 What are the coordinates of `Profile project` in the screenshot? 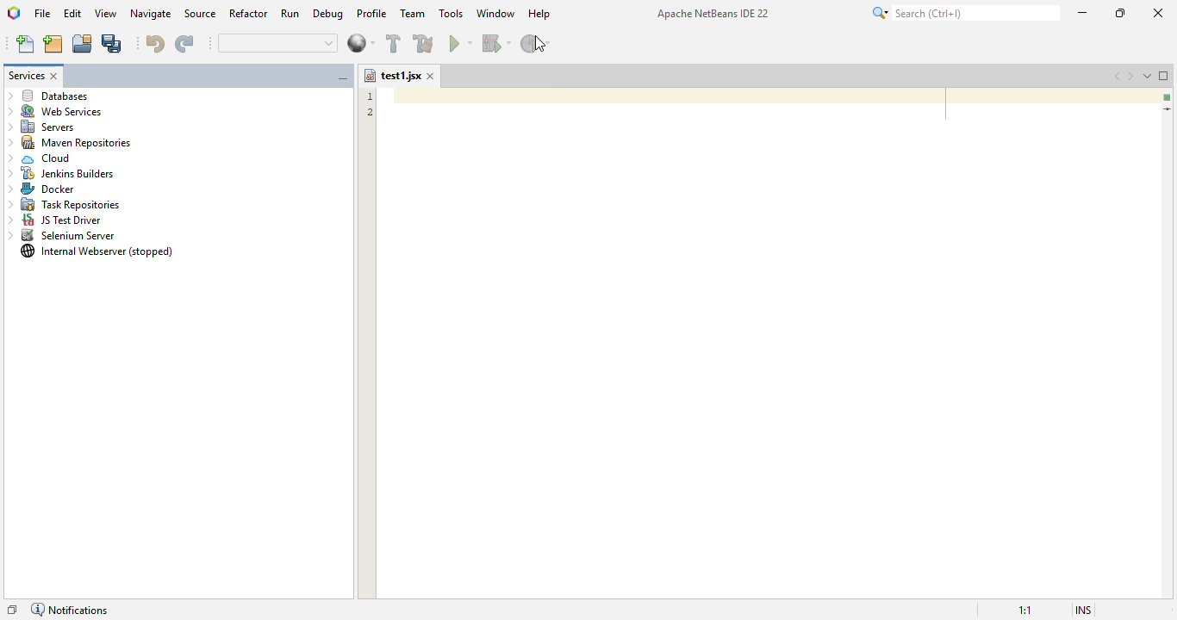 It's located at (537, 45).